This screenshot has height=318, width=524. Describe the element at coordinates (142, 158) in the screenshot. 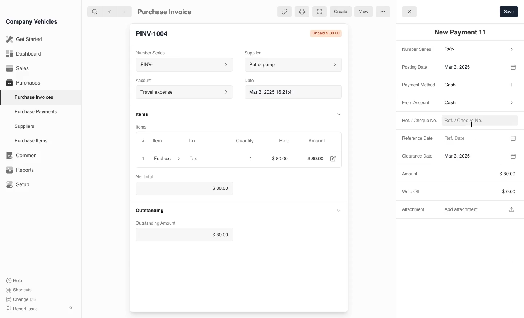

I see `close` at that location.